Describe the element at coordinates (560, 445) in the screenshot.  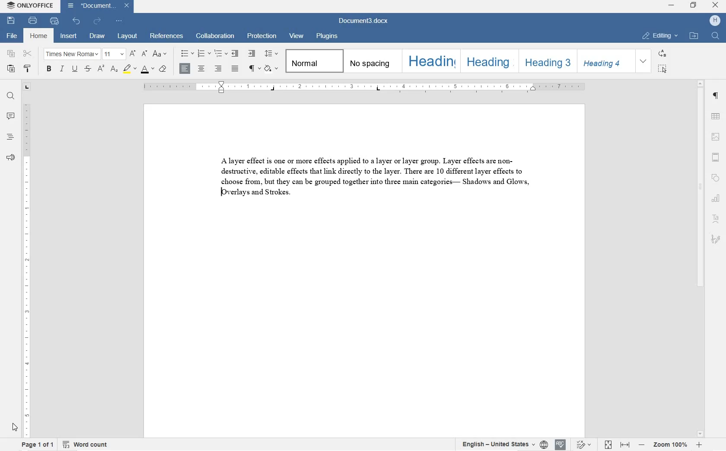
I see `spell check` at that location.